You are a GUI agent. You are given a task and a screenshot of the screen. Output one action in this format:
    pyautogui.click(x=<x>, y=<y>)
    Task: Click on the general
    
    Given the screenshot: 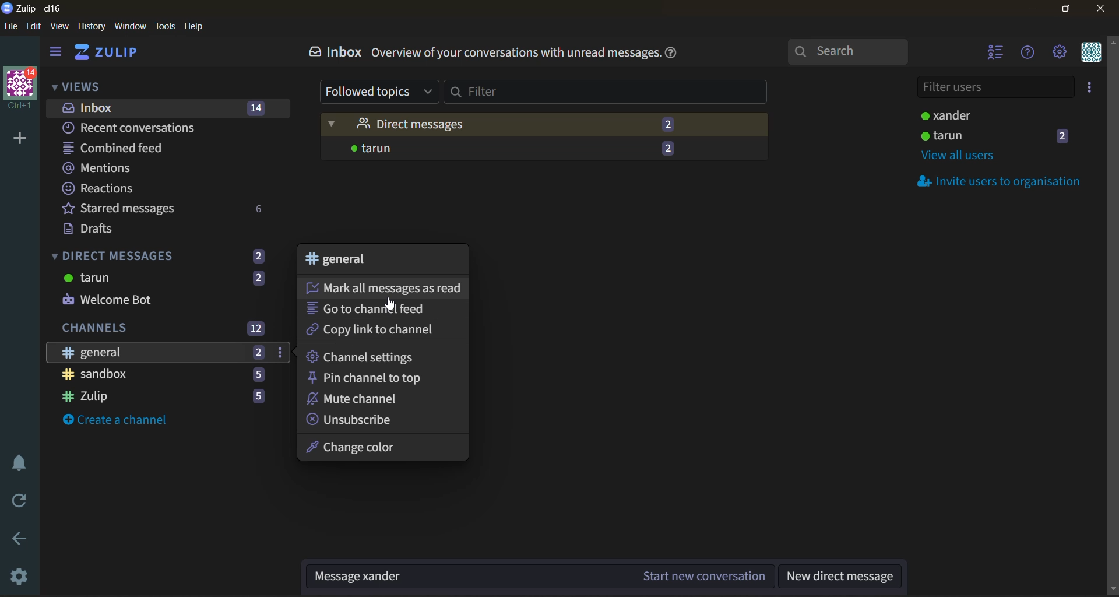 What is the action you would take?
    pyautogui.click(x=348, y=261)
    